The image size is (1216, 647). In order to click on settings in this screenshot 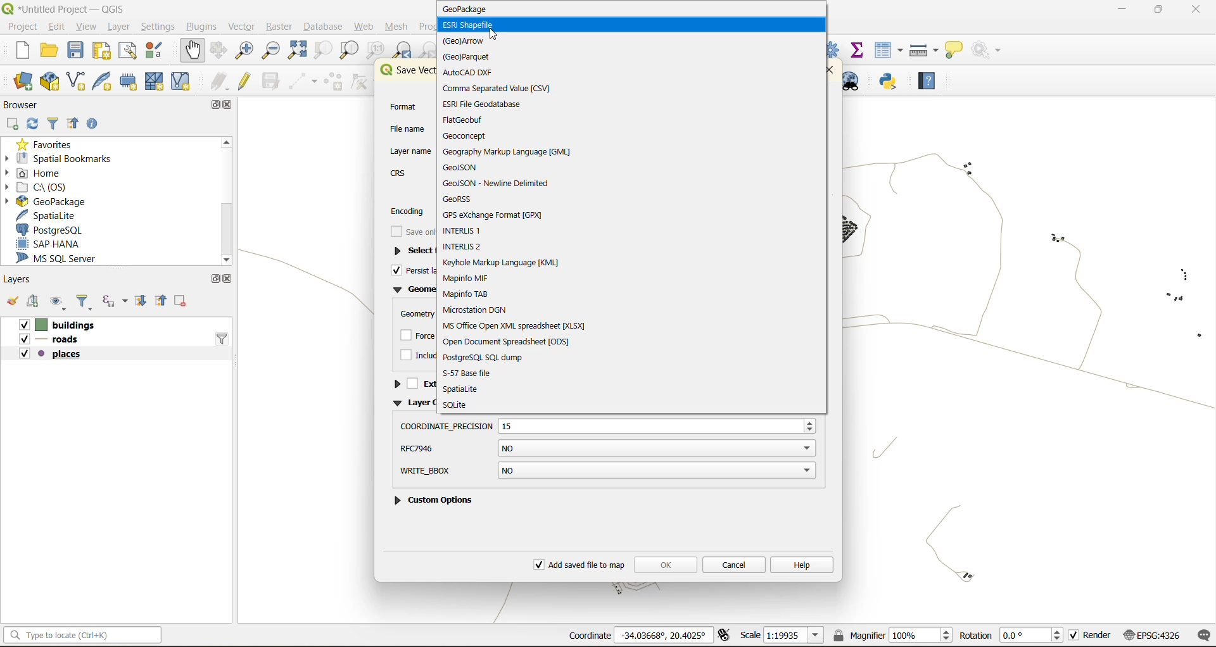, I will do `click(160, 25)`.